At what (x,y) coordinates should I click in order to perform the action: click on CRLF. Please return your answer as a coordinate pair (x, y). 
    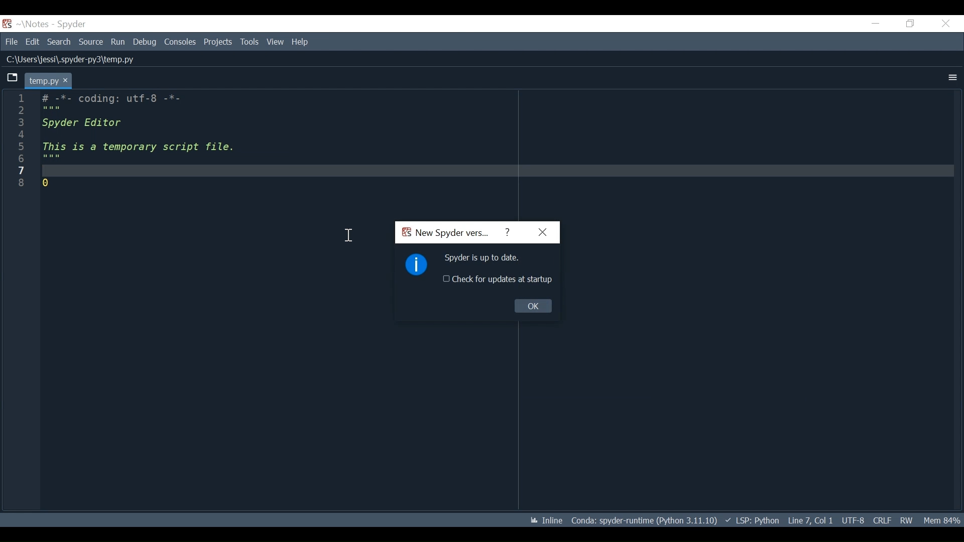
    Looking at the image, I should click on (883, 520).